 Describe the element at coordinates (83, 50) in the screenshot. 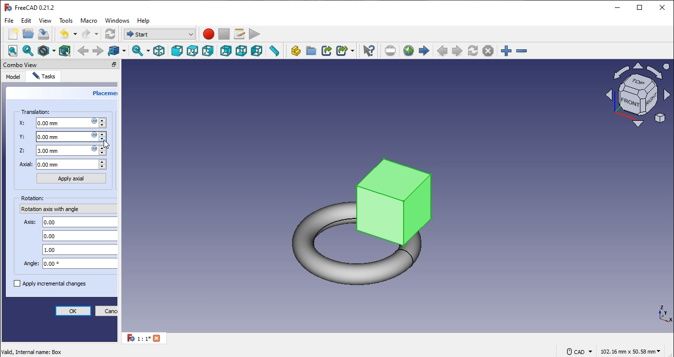

I see `backward` at that location.